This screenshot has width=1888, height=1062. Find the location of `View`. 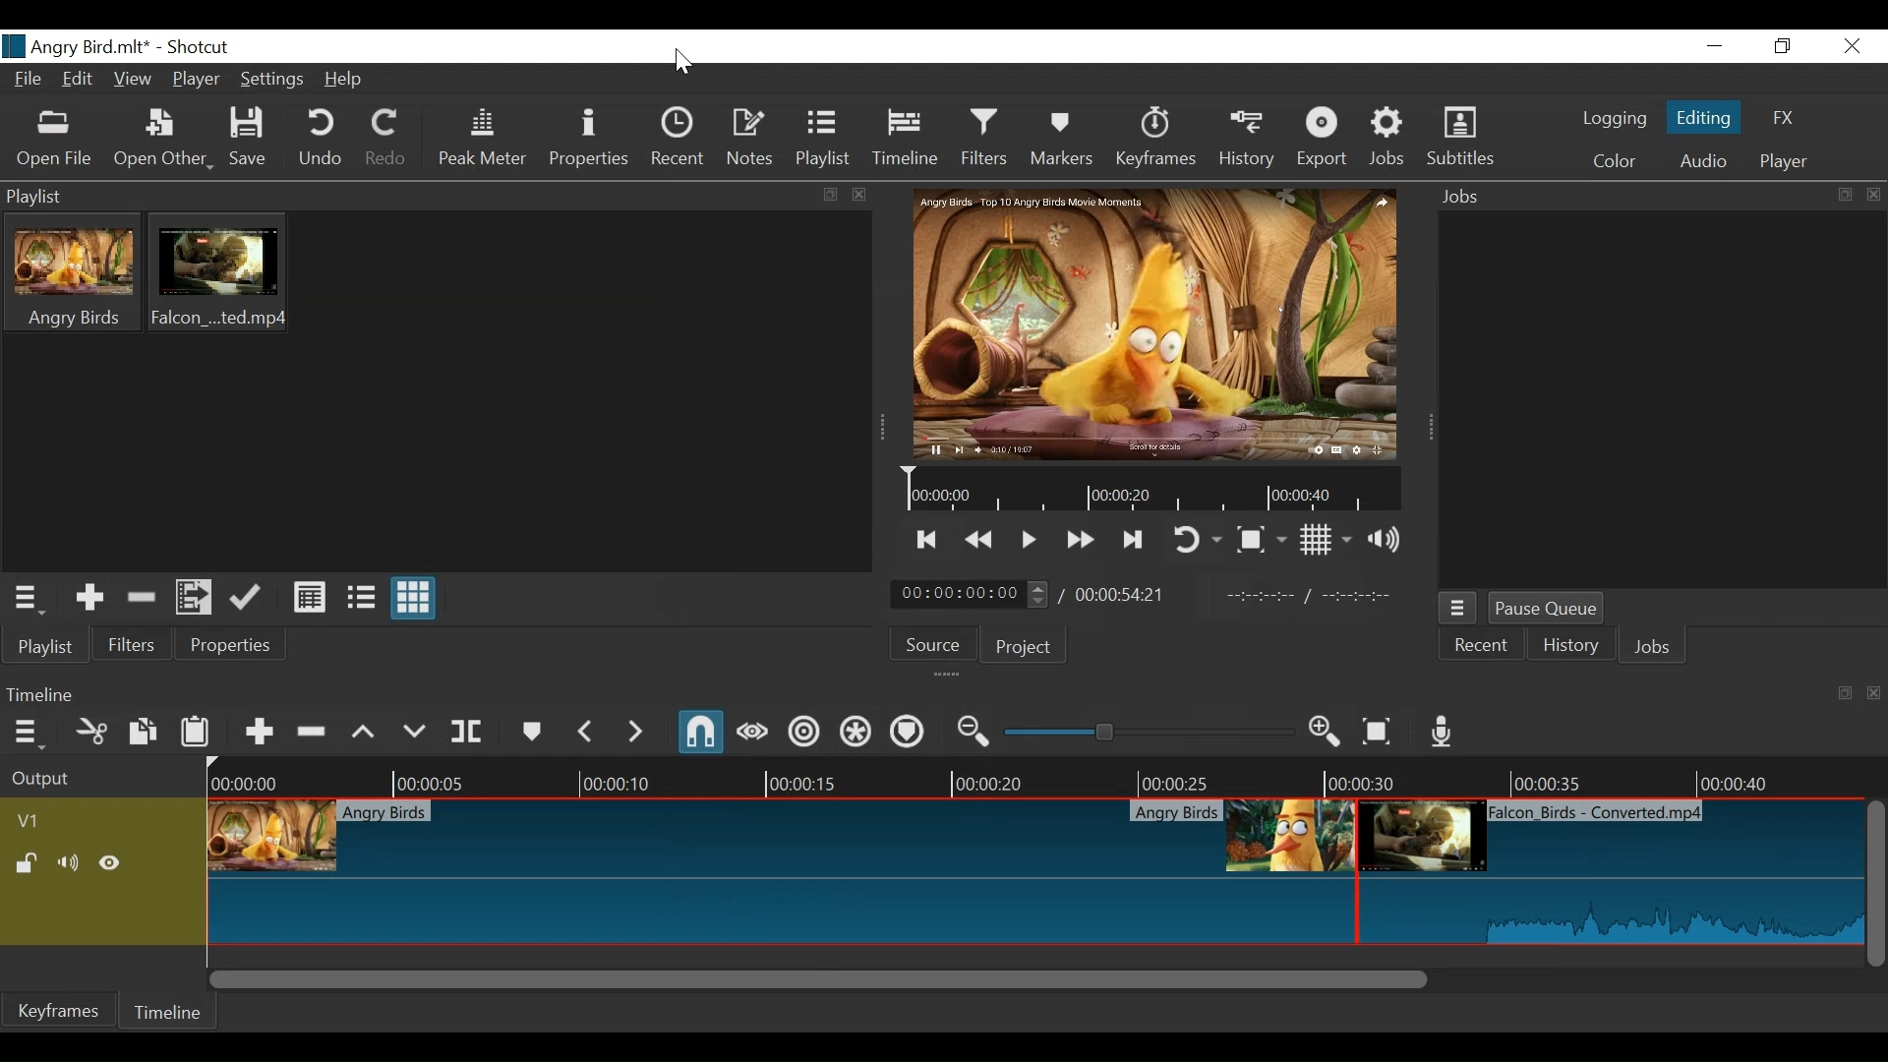

View is located at coordinates (134, 80).